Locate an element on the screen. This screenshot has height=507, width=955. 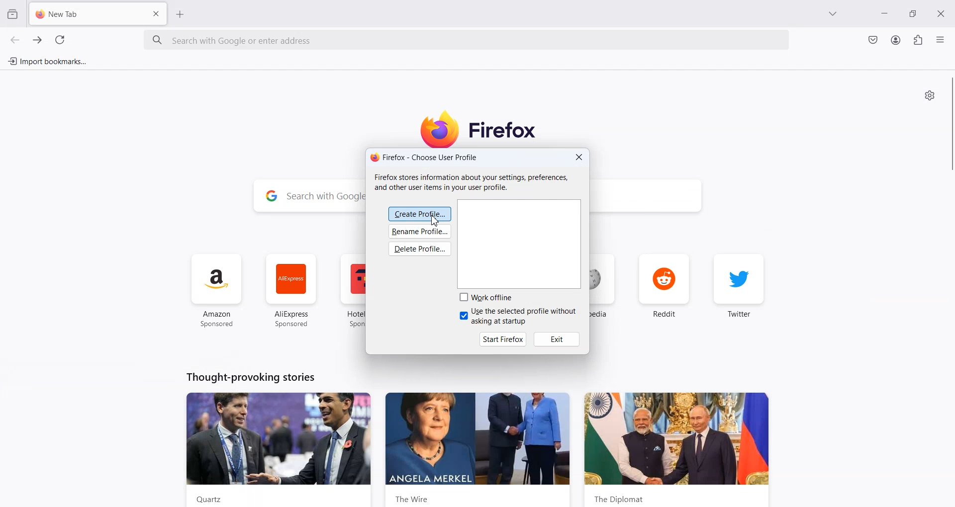
Thought-provoking stories is located at coordinates (250, 376).